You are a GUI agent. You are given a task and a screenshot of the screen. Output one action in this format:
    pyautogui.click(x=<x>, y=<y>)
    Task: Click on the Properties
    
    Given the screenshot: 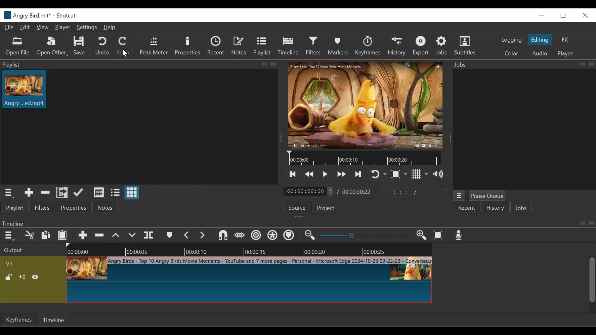 What is the action you would take?
    pyautogui.click(x=187, y=46)
    